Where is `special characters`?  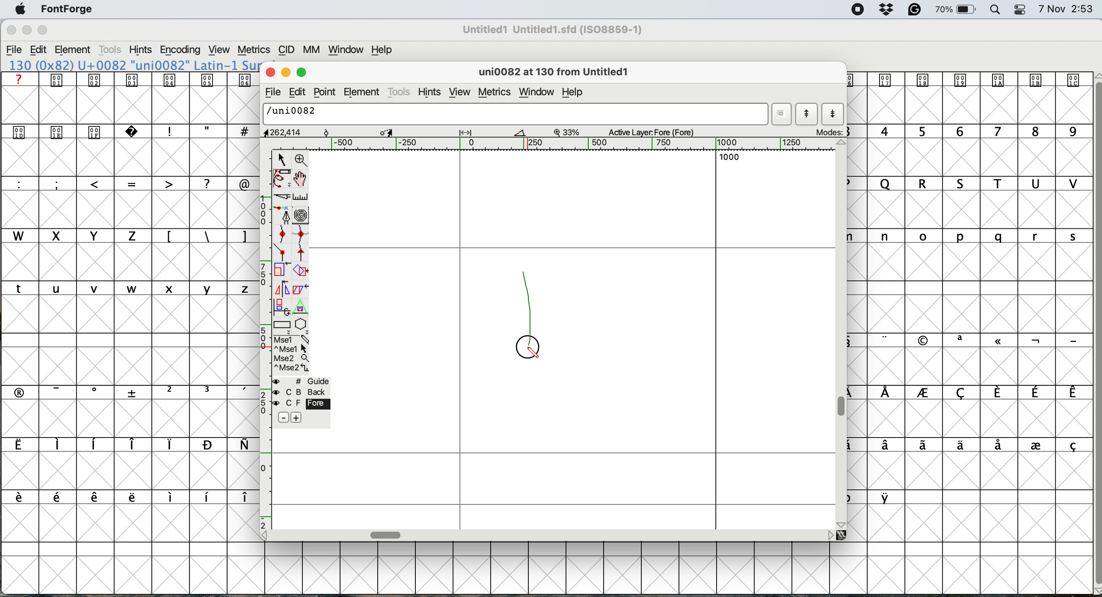
special characters is located at coordinates (963, 340).